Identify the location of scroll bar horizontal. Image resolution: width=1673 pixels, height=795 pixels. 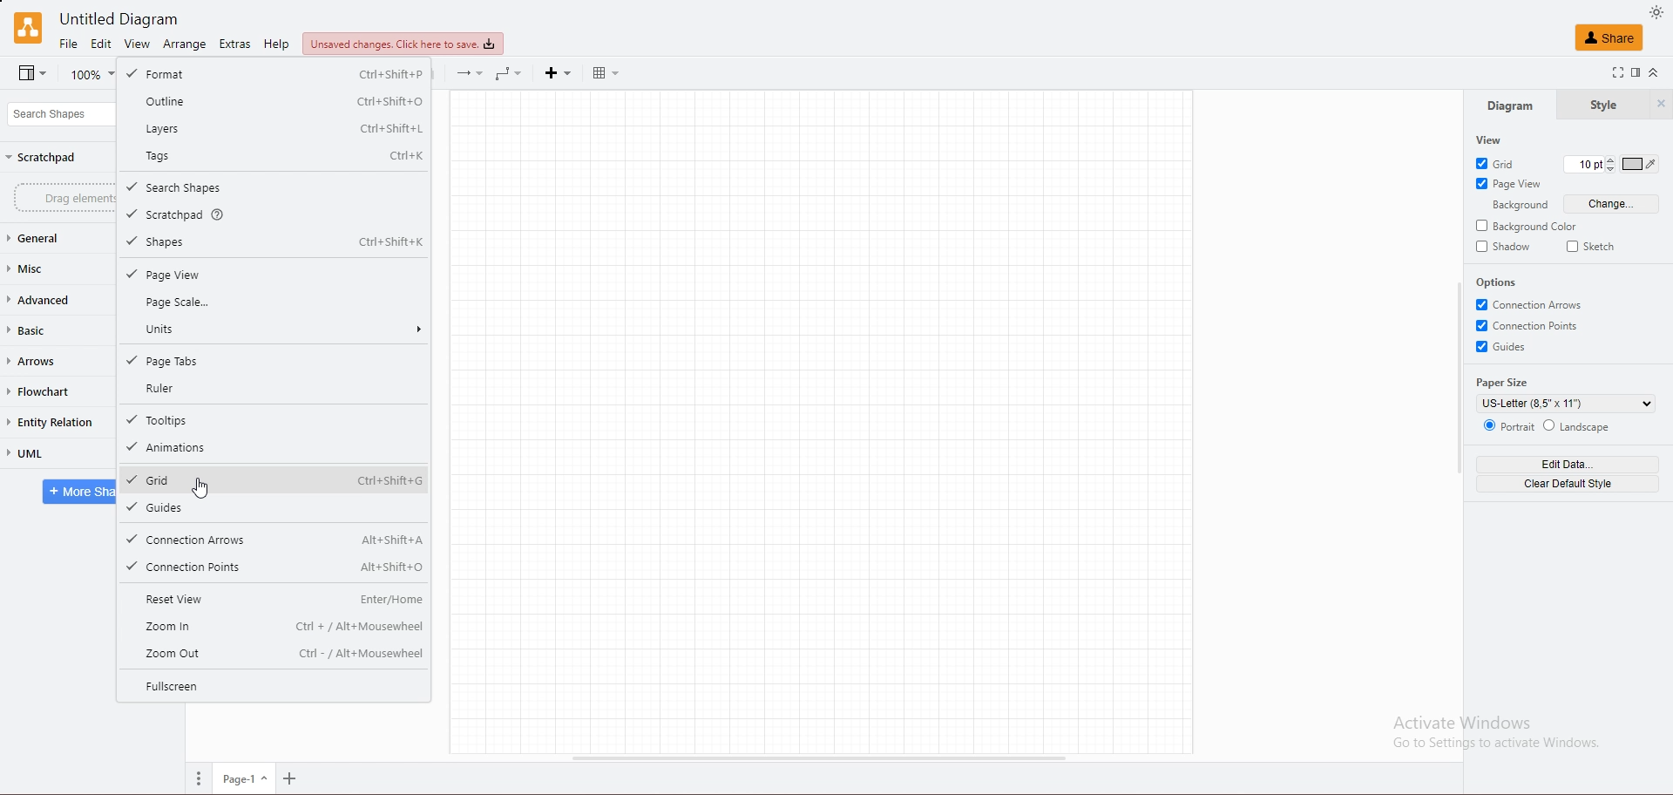
(820, 758).